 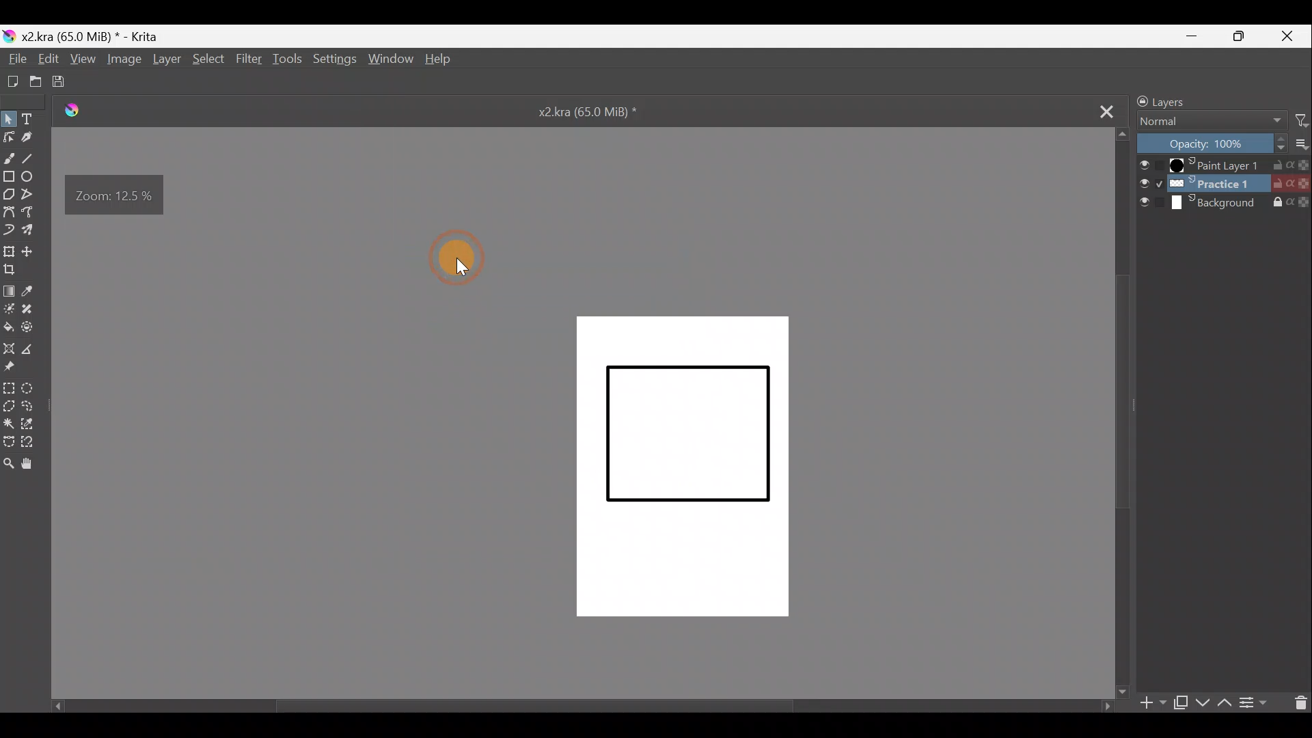 What do you see at coordinates (31, 193) in the screenshot?
I see `Polyline tool` at bounding box center [31, 193].